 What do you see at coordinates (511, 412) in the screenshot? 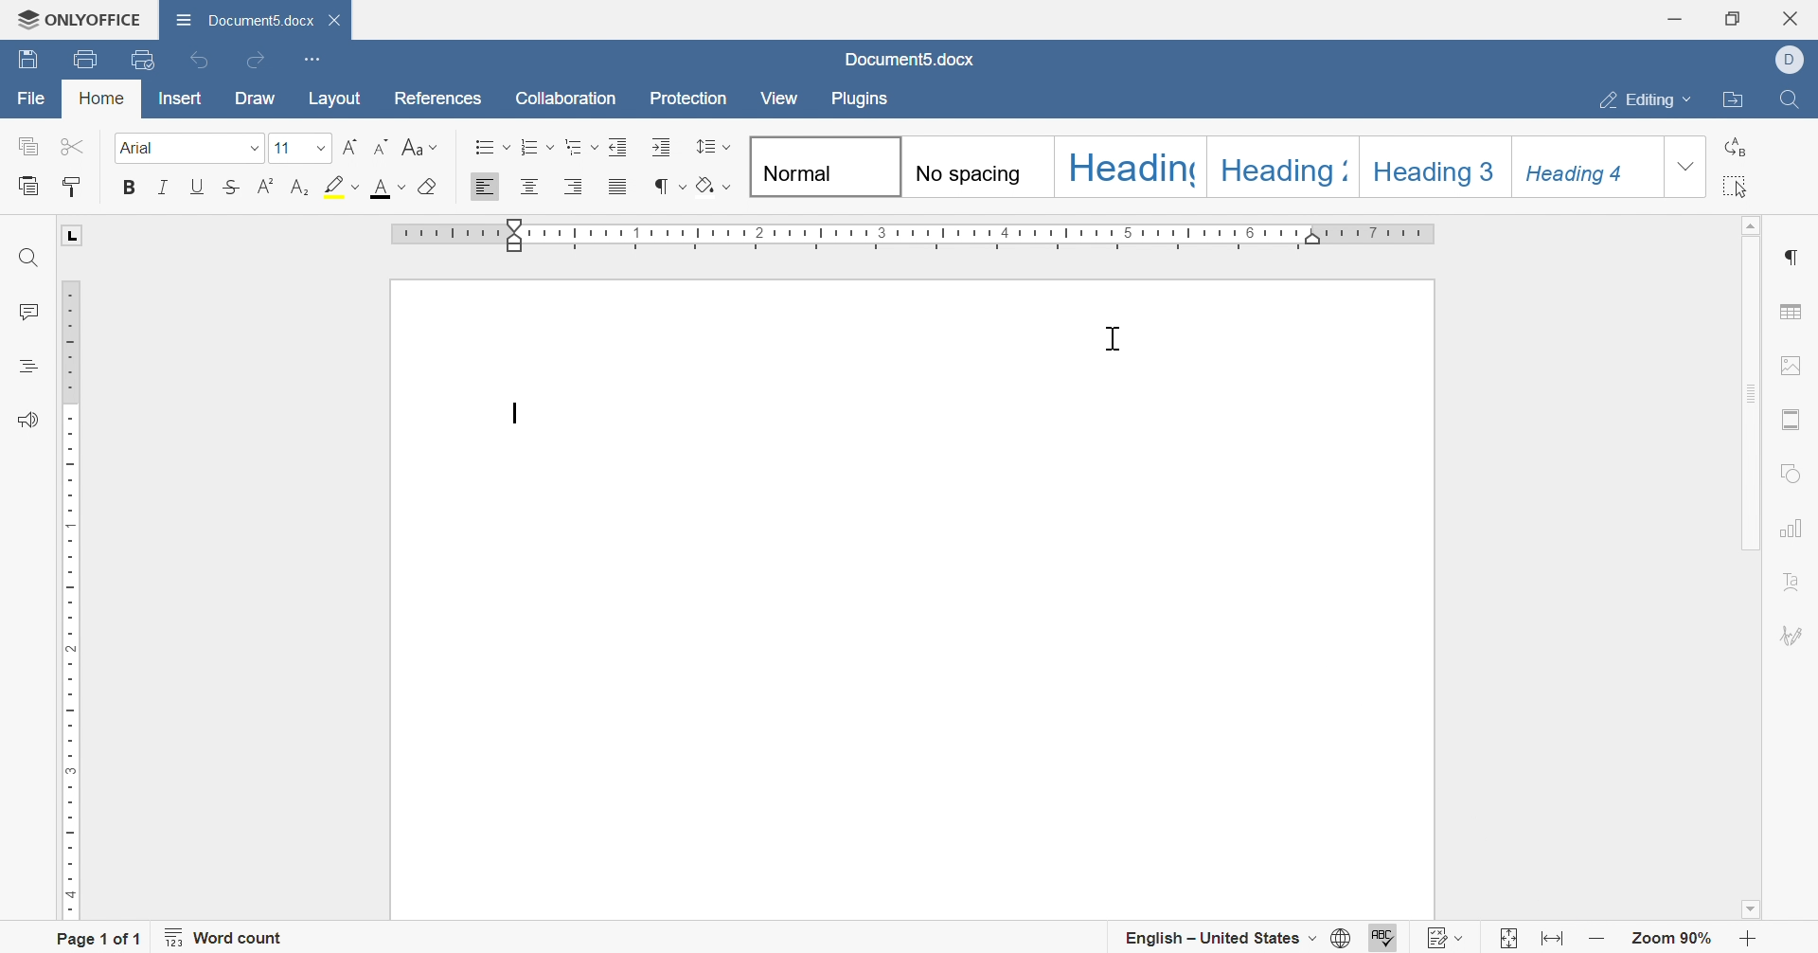
I see `typing cursor` at bounding box center [511, 412].